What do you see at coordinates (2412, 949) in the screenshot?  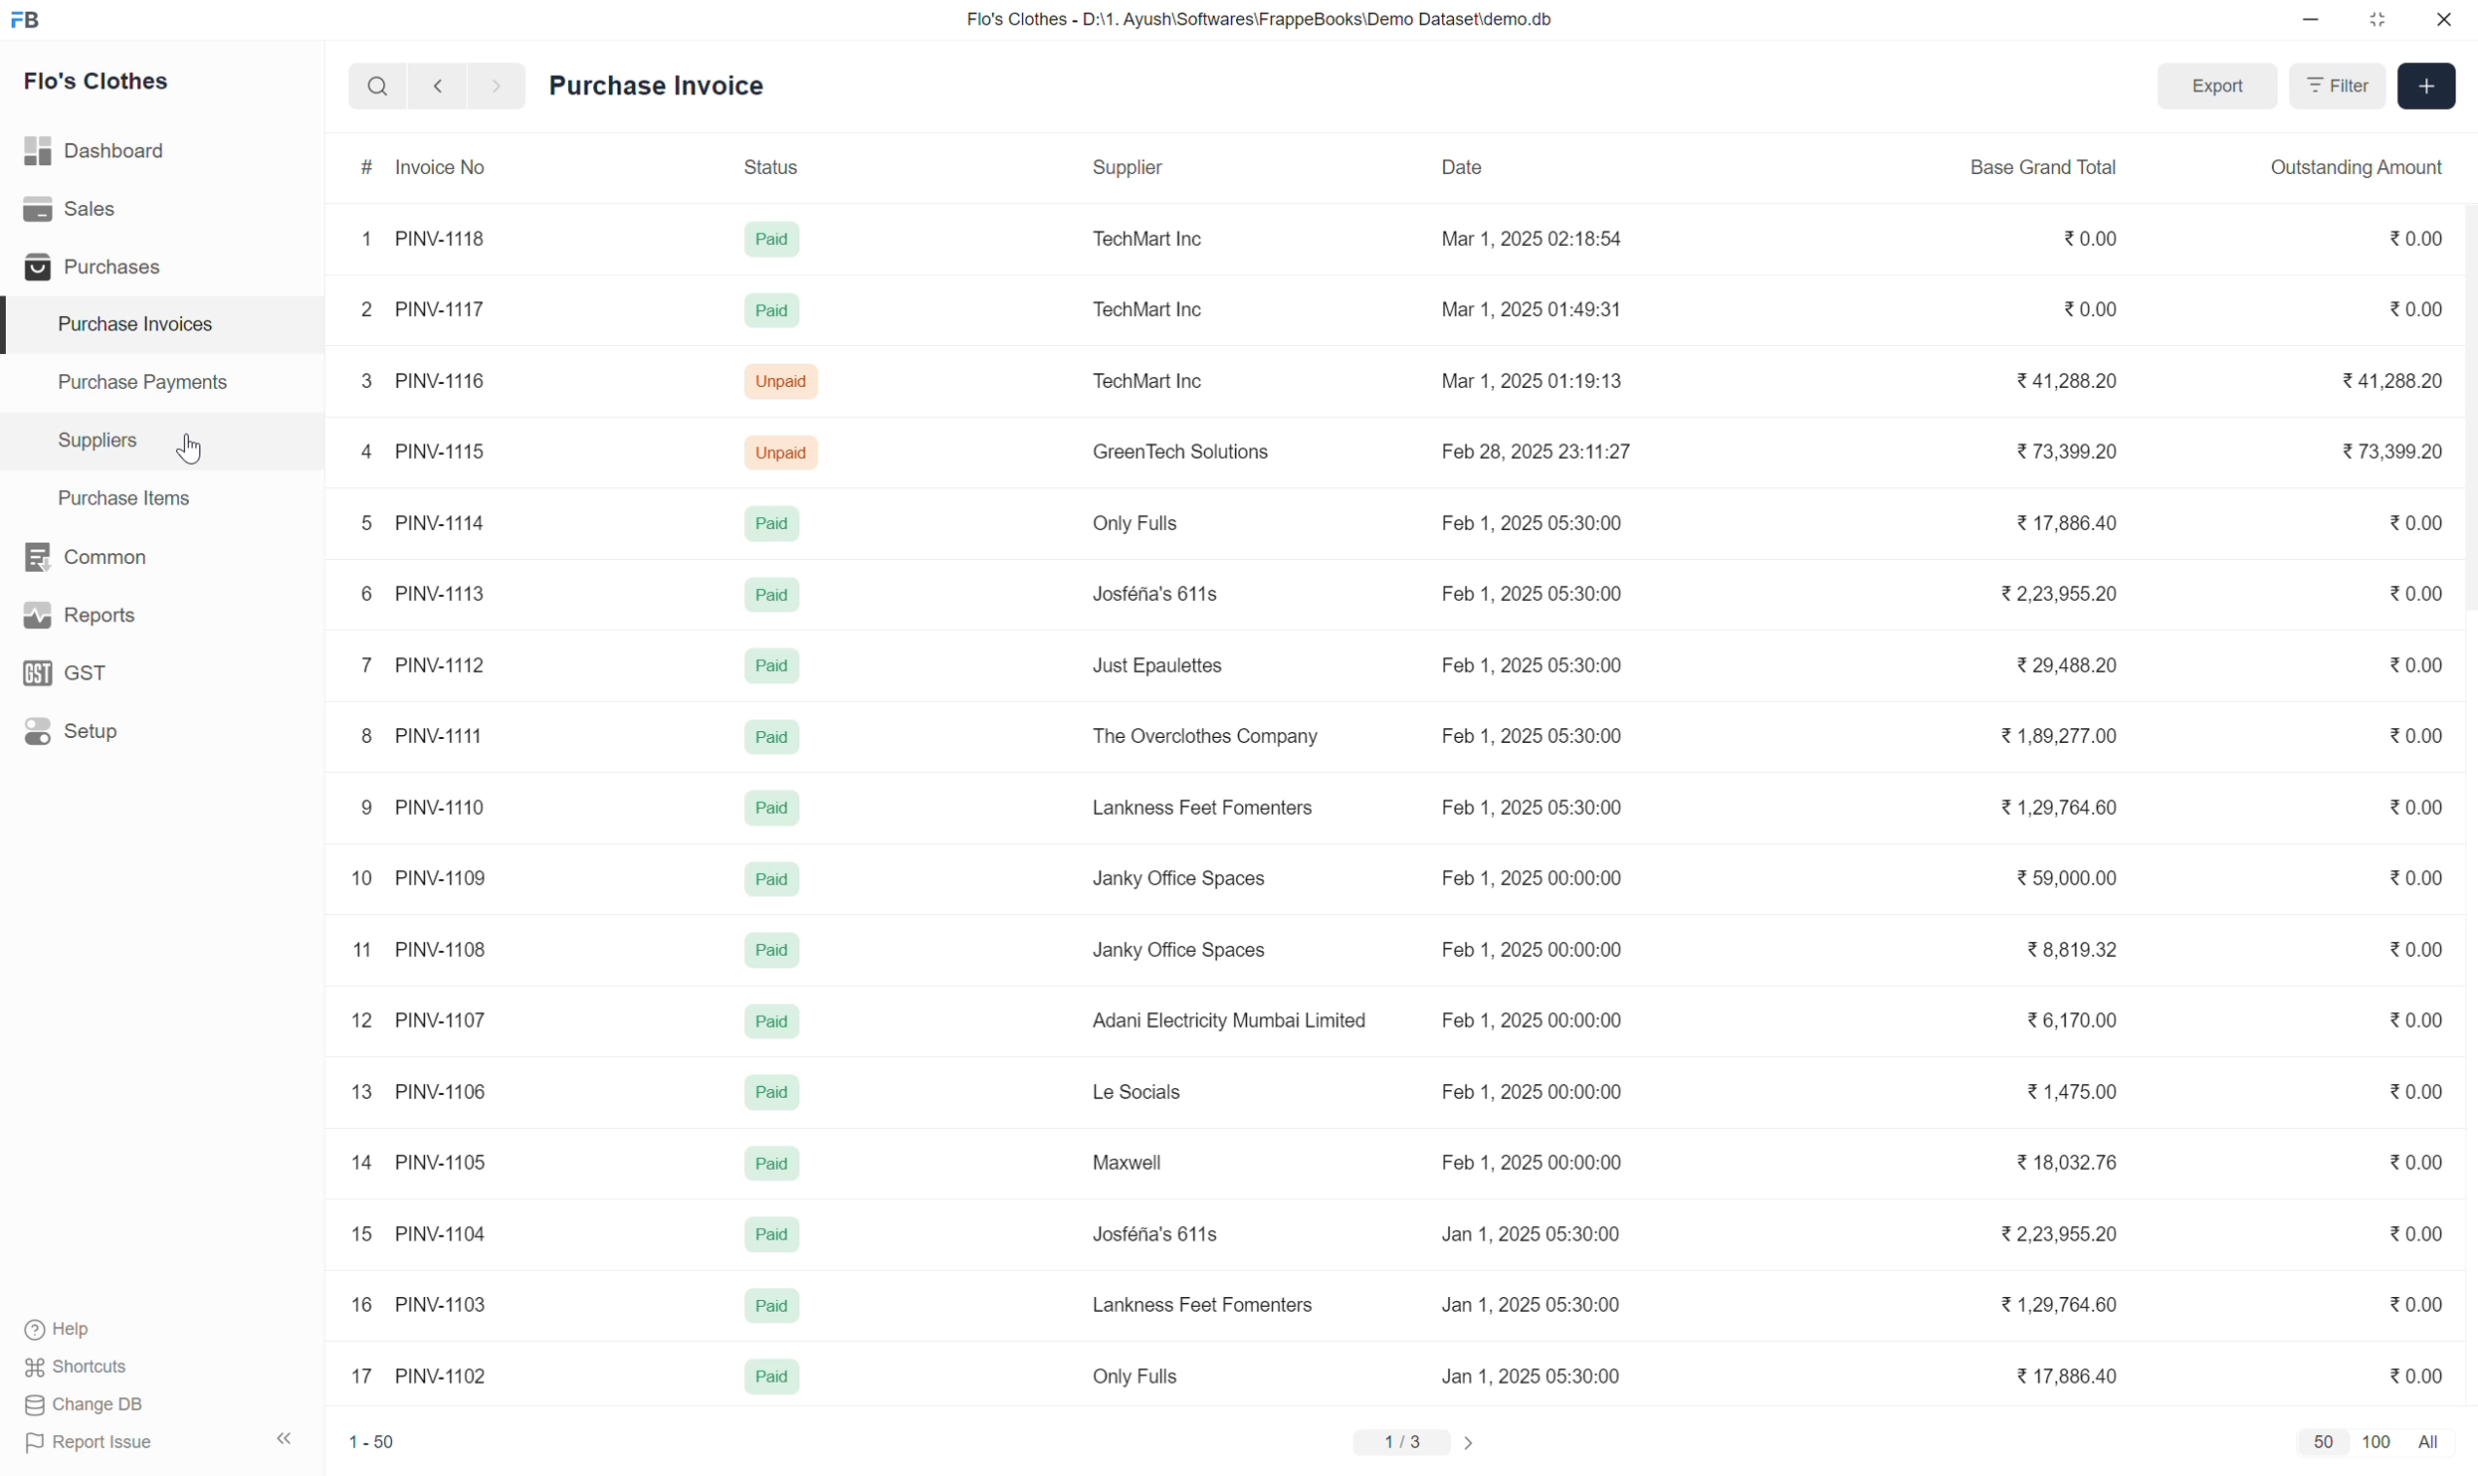 I see `30.00` at bounding box center [2412, 949].